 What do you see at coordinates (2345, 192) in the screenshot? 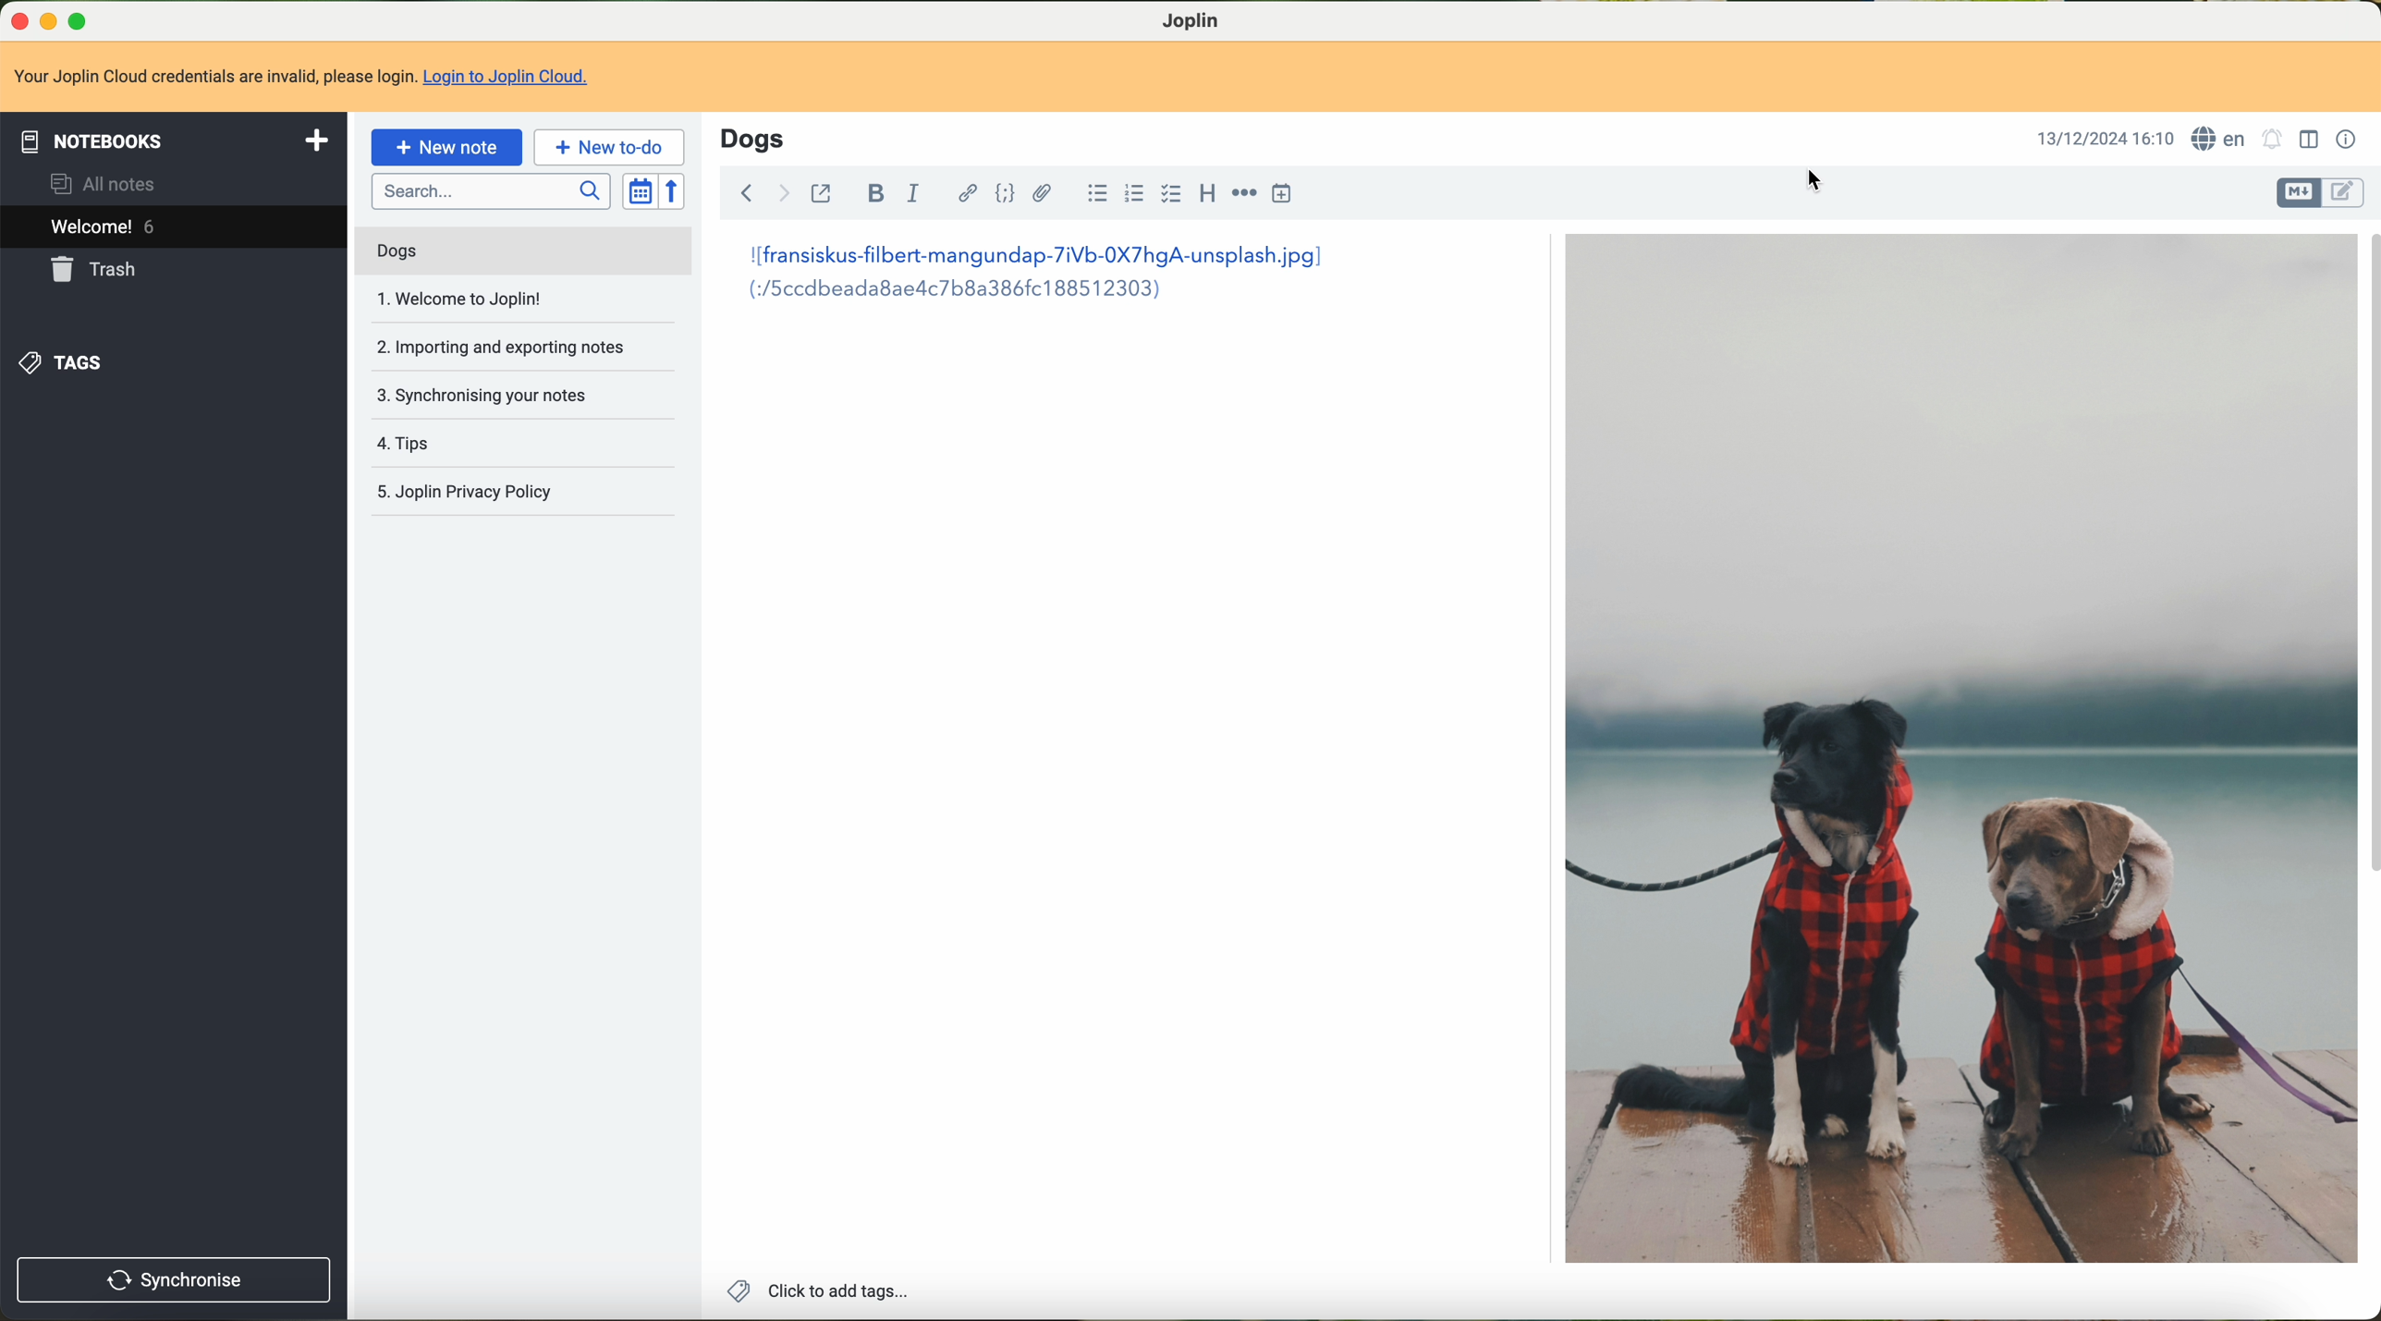
I see `toggle editors` at bounding box center [2345, 192].